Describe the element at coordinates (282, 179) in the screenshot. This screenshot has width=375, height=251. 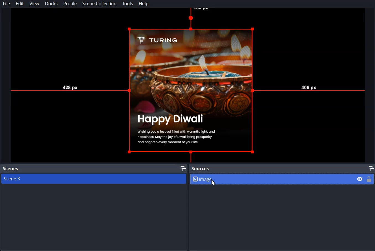
I see `Image` at that location.